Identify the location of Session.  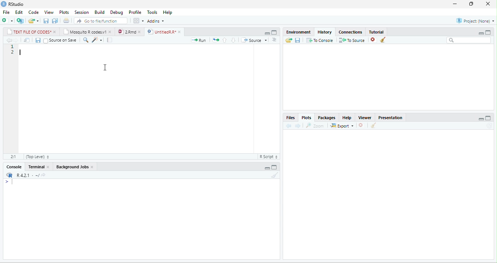
(82, 12).